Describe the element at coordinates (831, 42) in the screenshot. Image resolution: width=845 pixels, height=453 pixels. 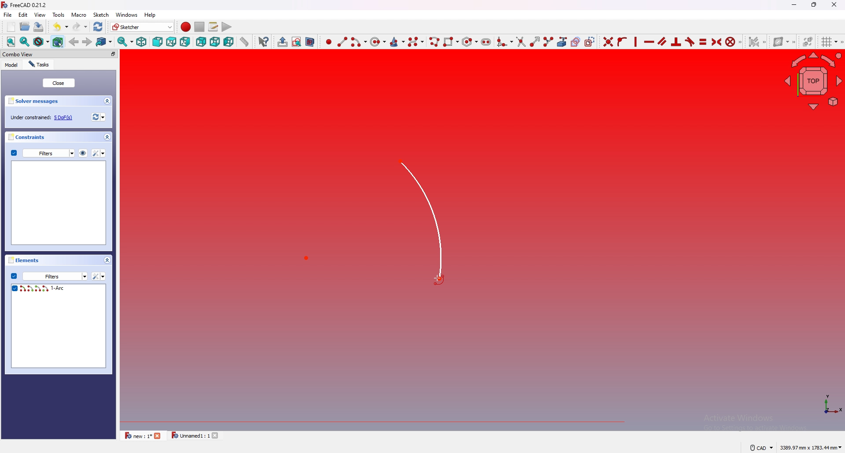
I see `toggle grid` at that location.